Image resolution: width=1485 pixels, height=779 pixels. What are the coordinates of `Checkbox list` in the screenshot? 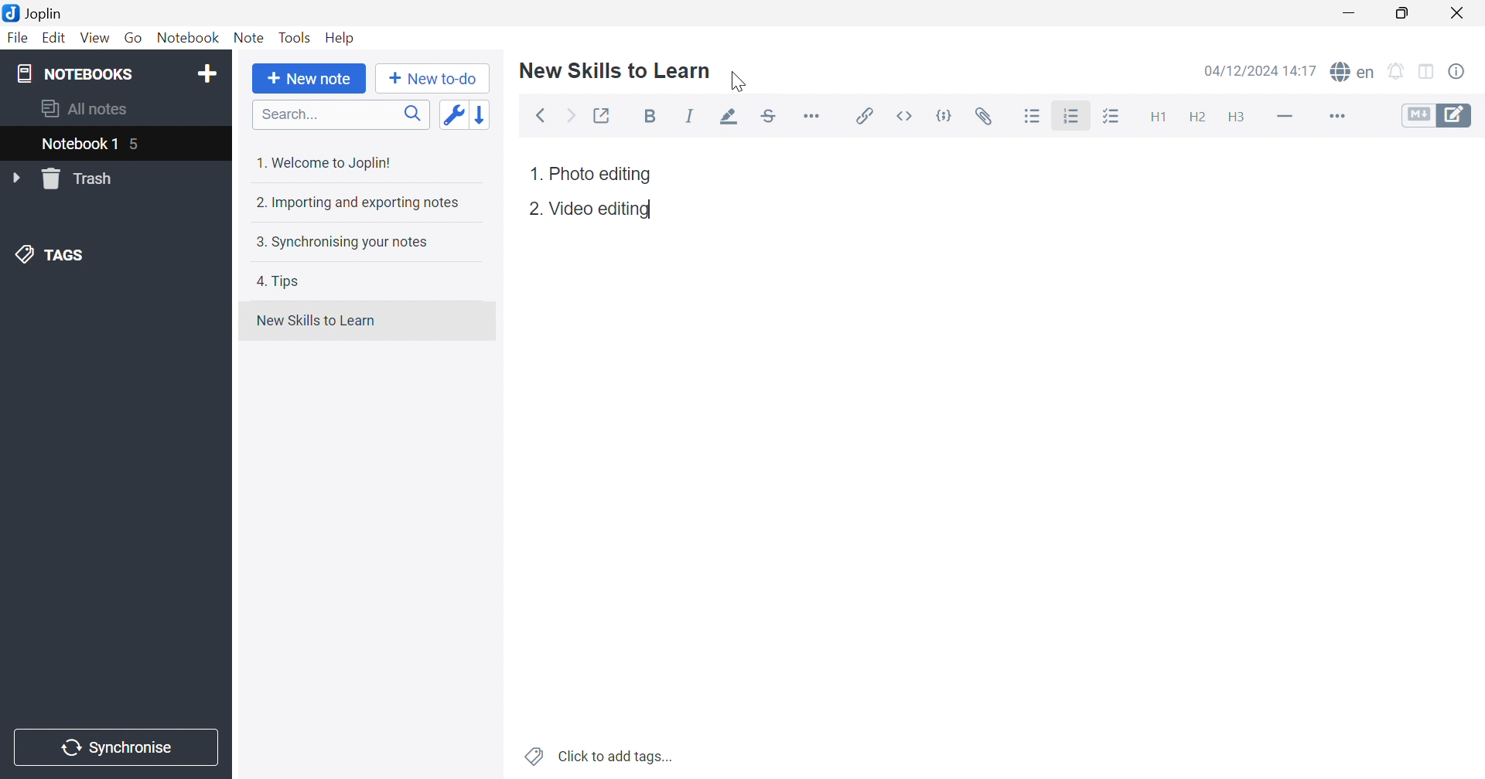 It's located at (1110, 117).